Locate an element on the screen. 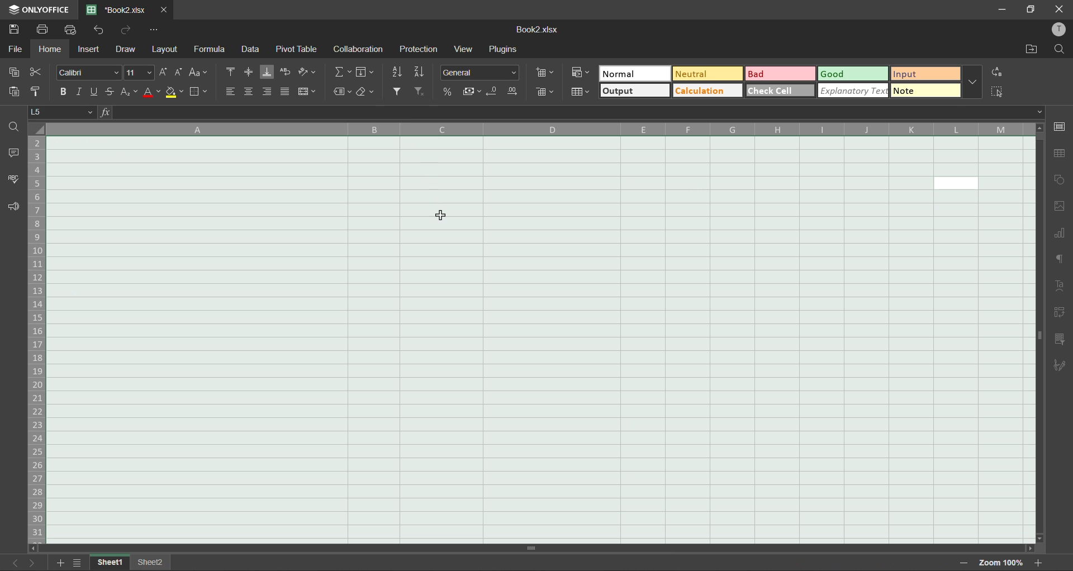 The image size is (1073, 571). sort descending is located at coordinates (423, 72).